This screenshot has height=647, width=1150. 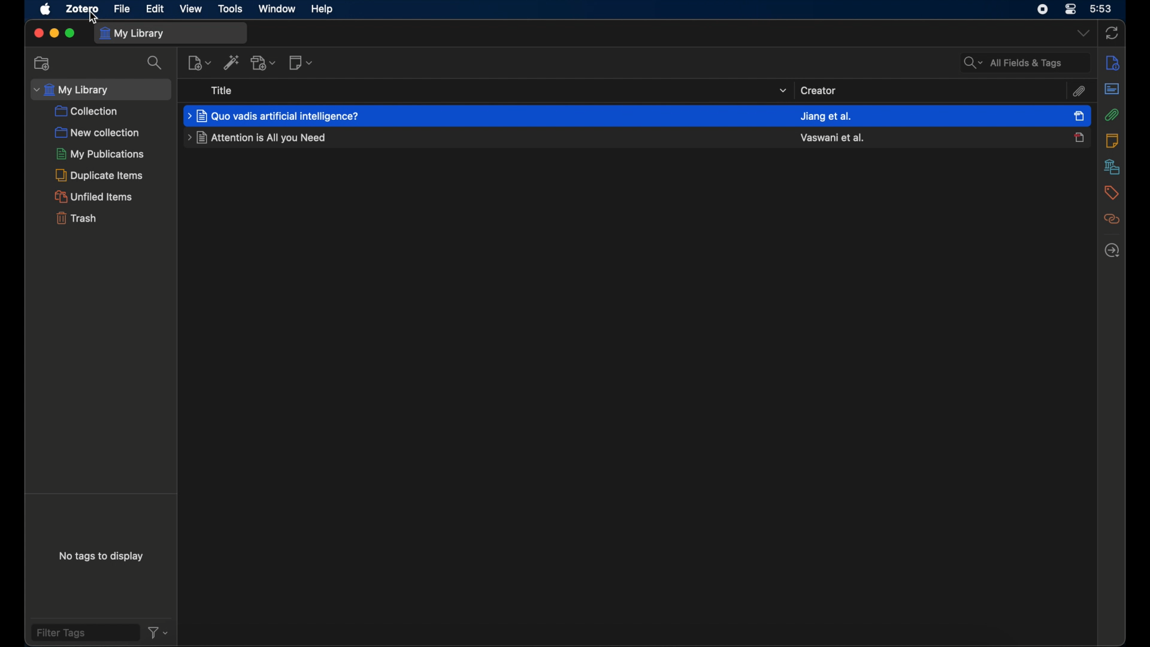 I want to click on dropdown menu, so click(x=783, y=91).